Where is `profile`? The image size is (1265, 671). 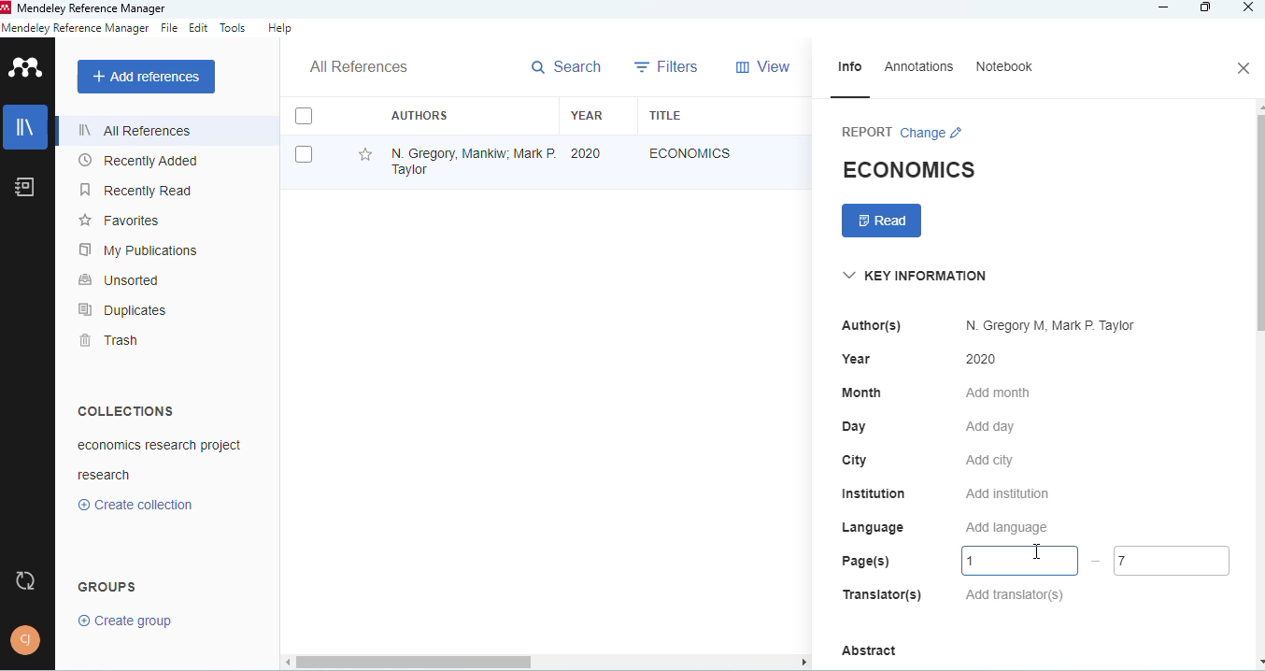
profile is located at coordinates (26, 640).